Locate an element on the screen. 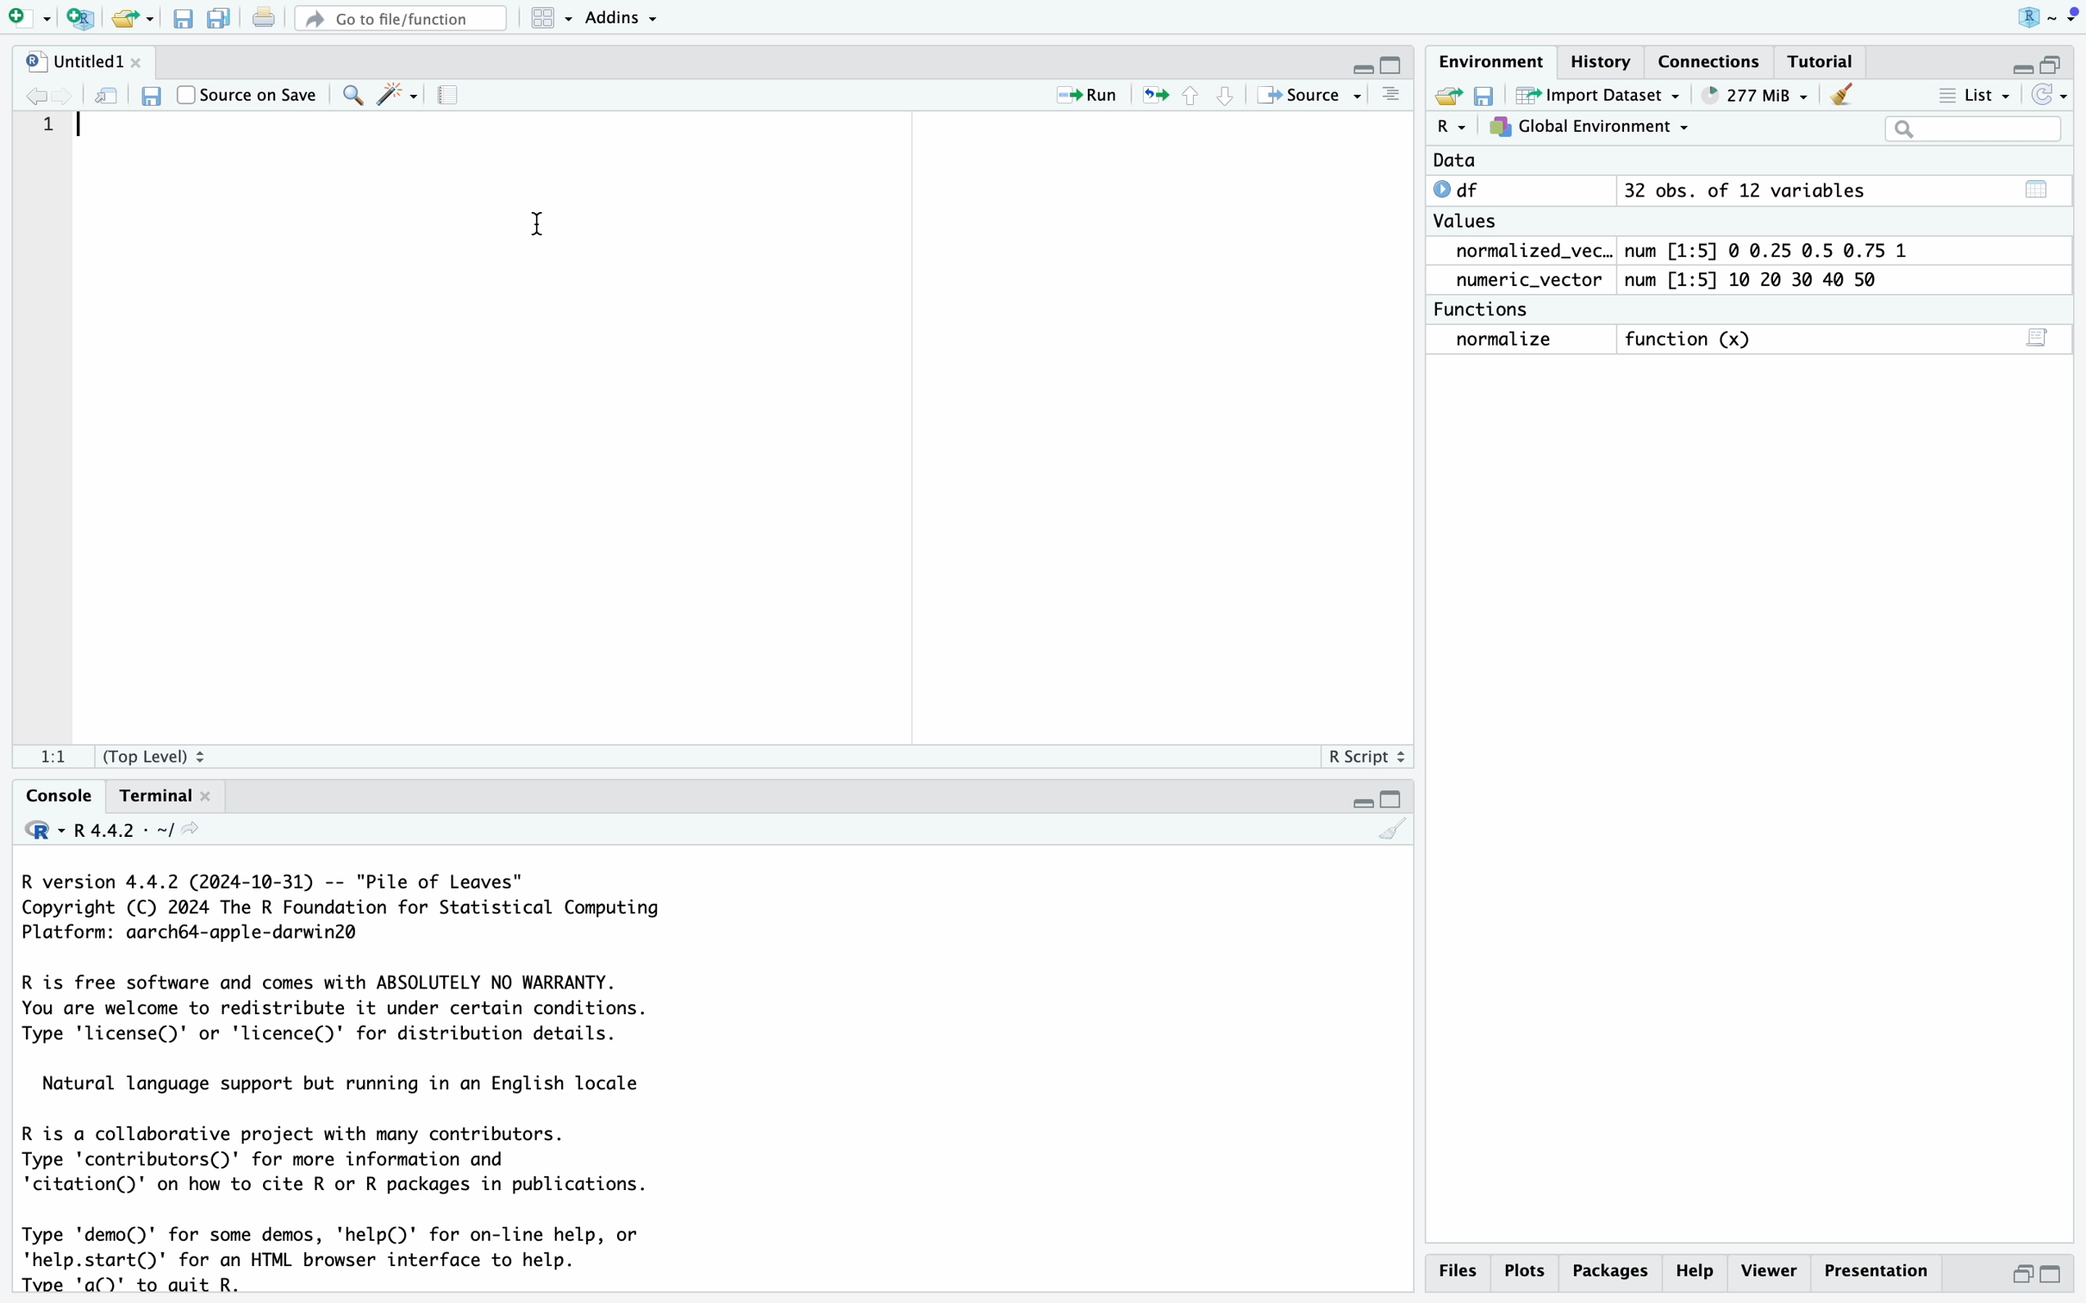 Image resolution: width=2086 pixels, height=1303 pixels. Data is located at coordinates (1454, 161).